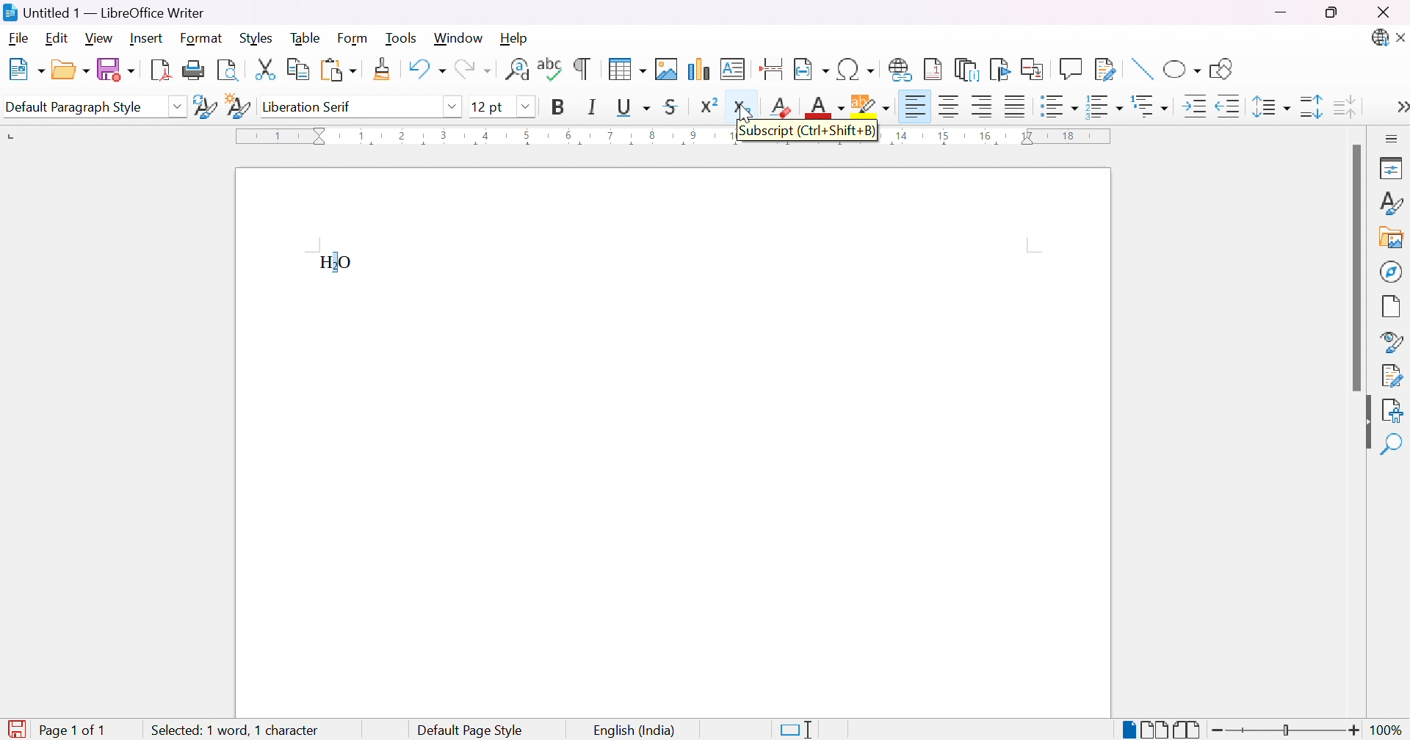 This screenshot has width=1410, height=740. Describe the element at coordinates (1187, 730) in the screenshot. I see `Book view` at that location.